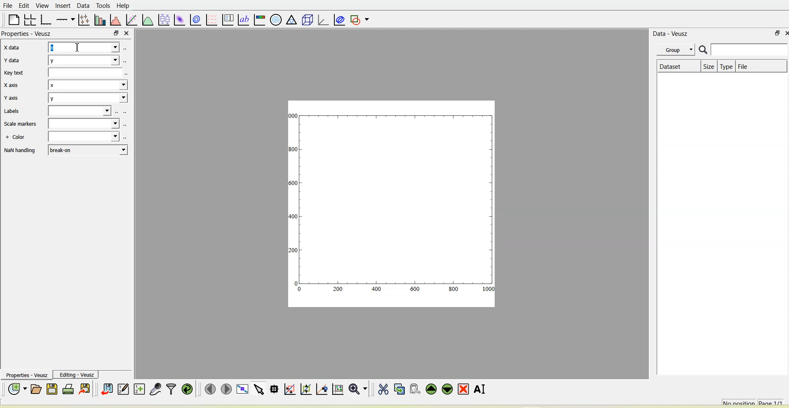 The width and height of the screenshot is (789, 408). Describe the element at coordinates (87, 150) in the screenshot. I see `break-on ` at that location.